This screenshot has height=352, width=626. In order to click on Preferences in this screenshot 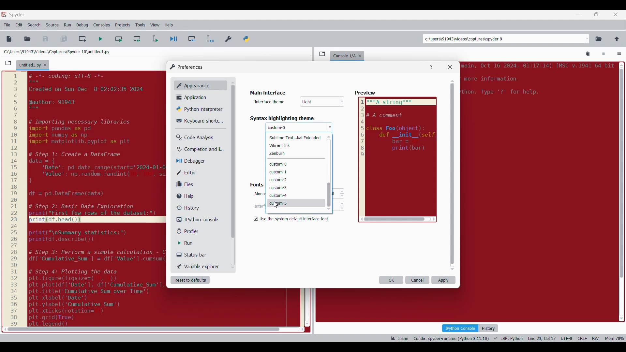, I will do `click(229, 37)`.